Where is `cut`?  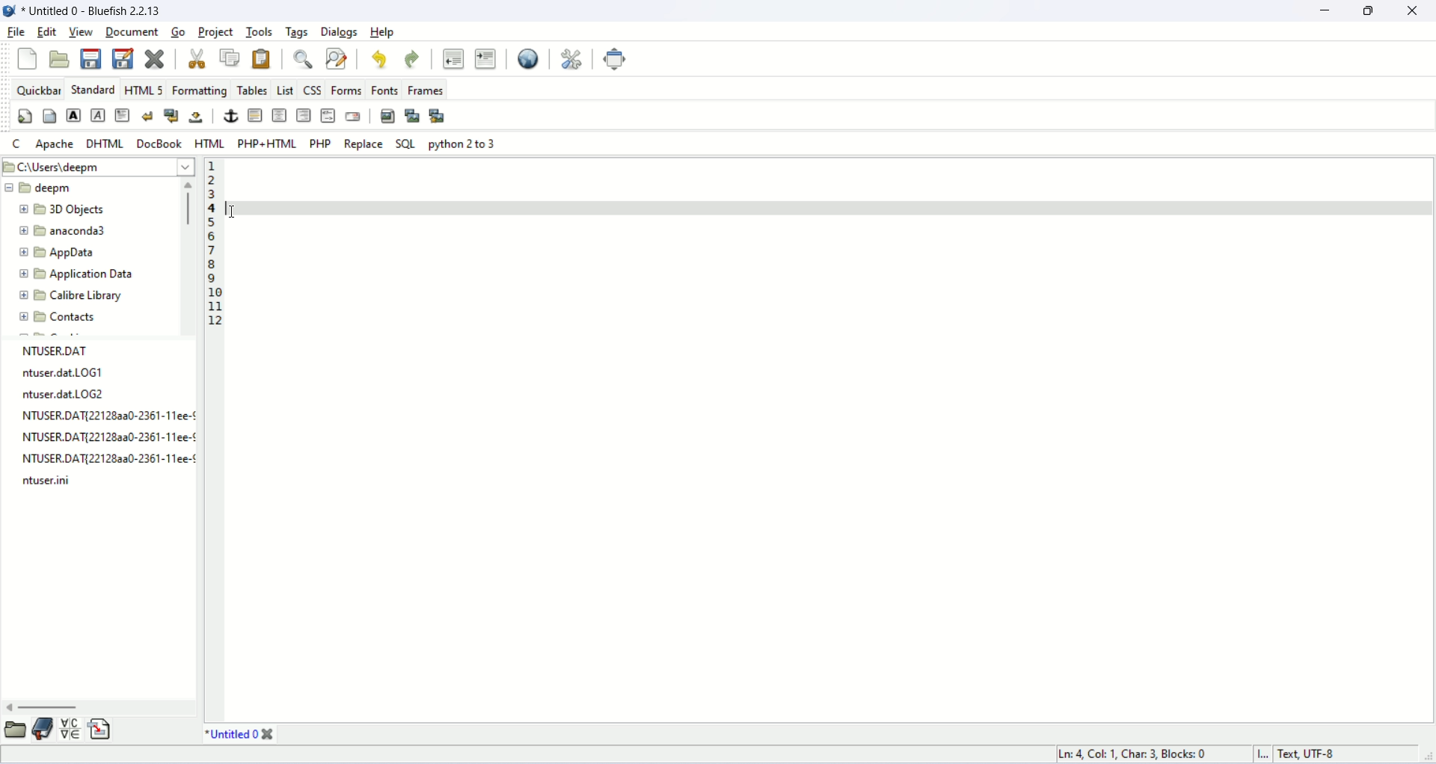 cut is located at coordinates (195, 60).